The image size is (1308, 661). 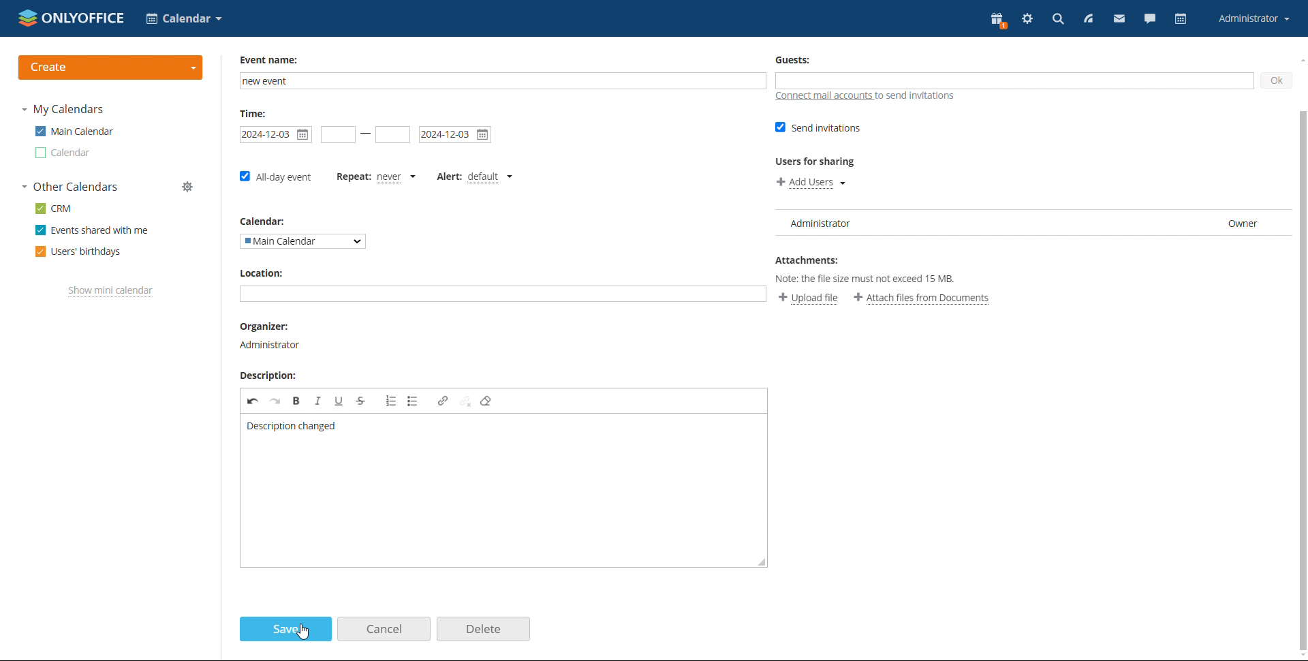 What do you see at coordinates (1151, 19) in the screenshot?
I see `chat` at bounding box center [1151, 19].